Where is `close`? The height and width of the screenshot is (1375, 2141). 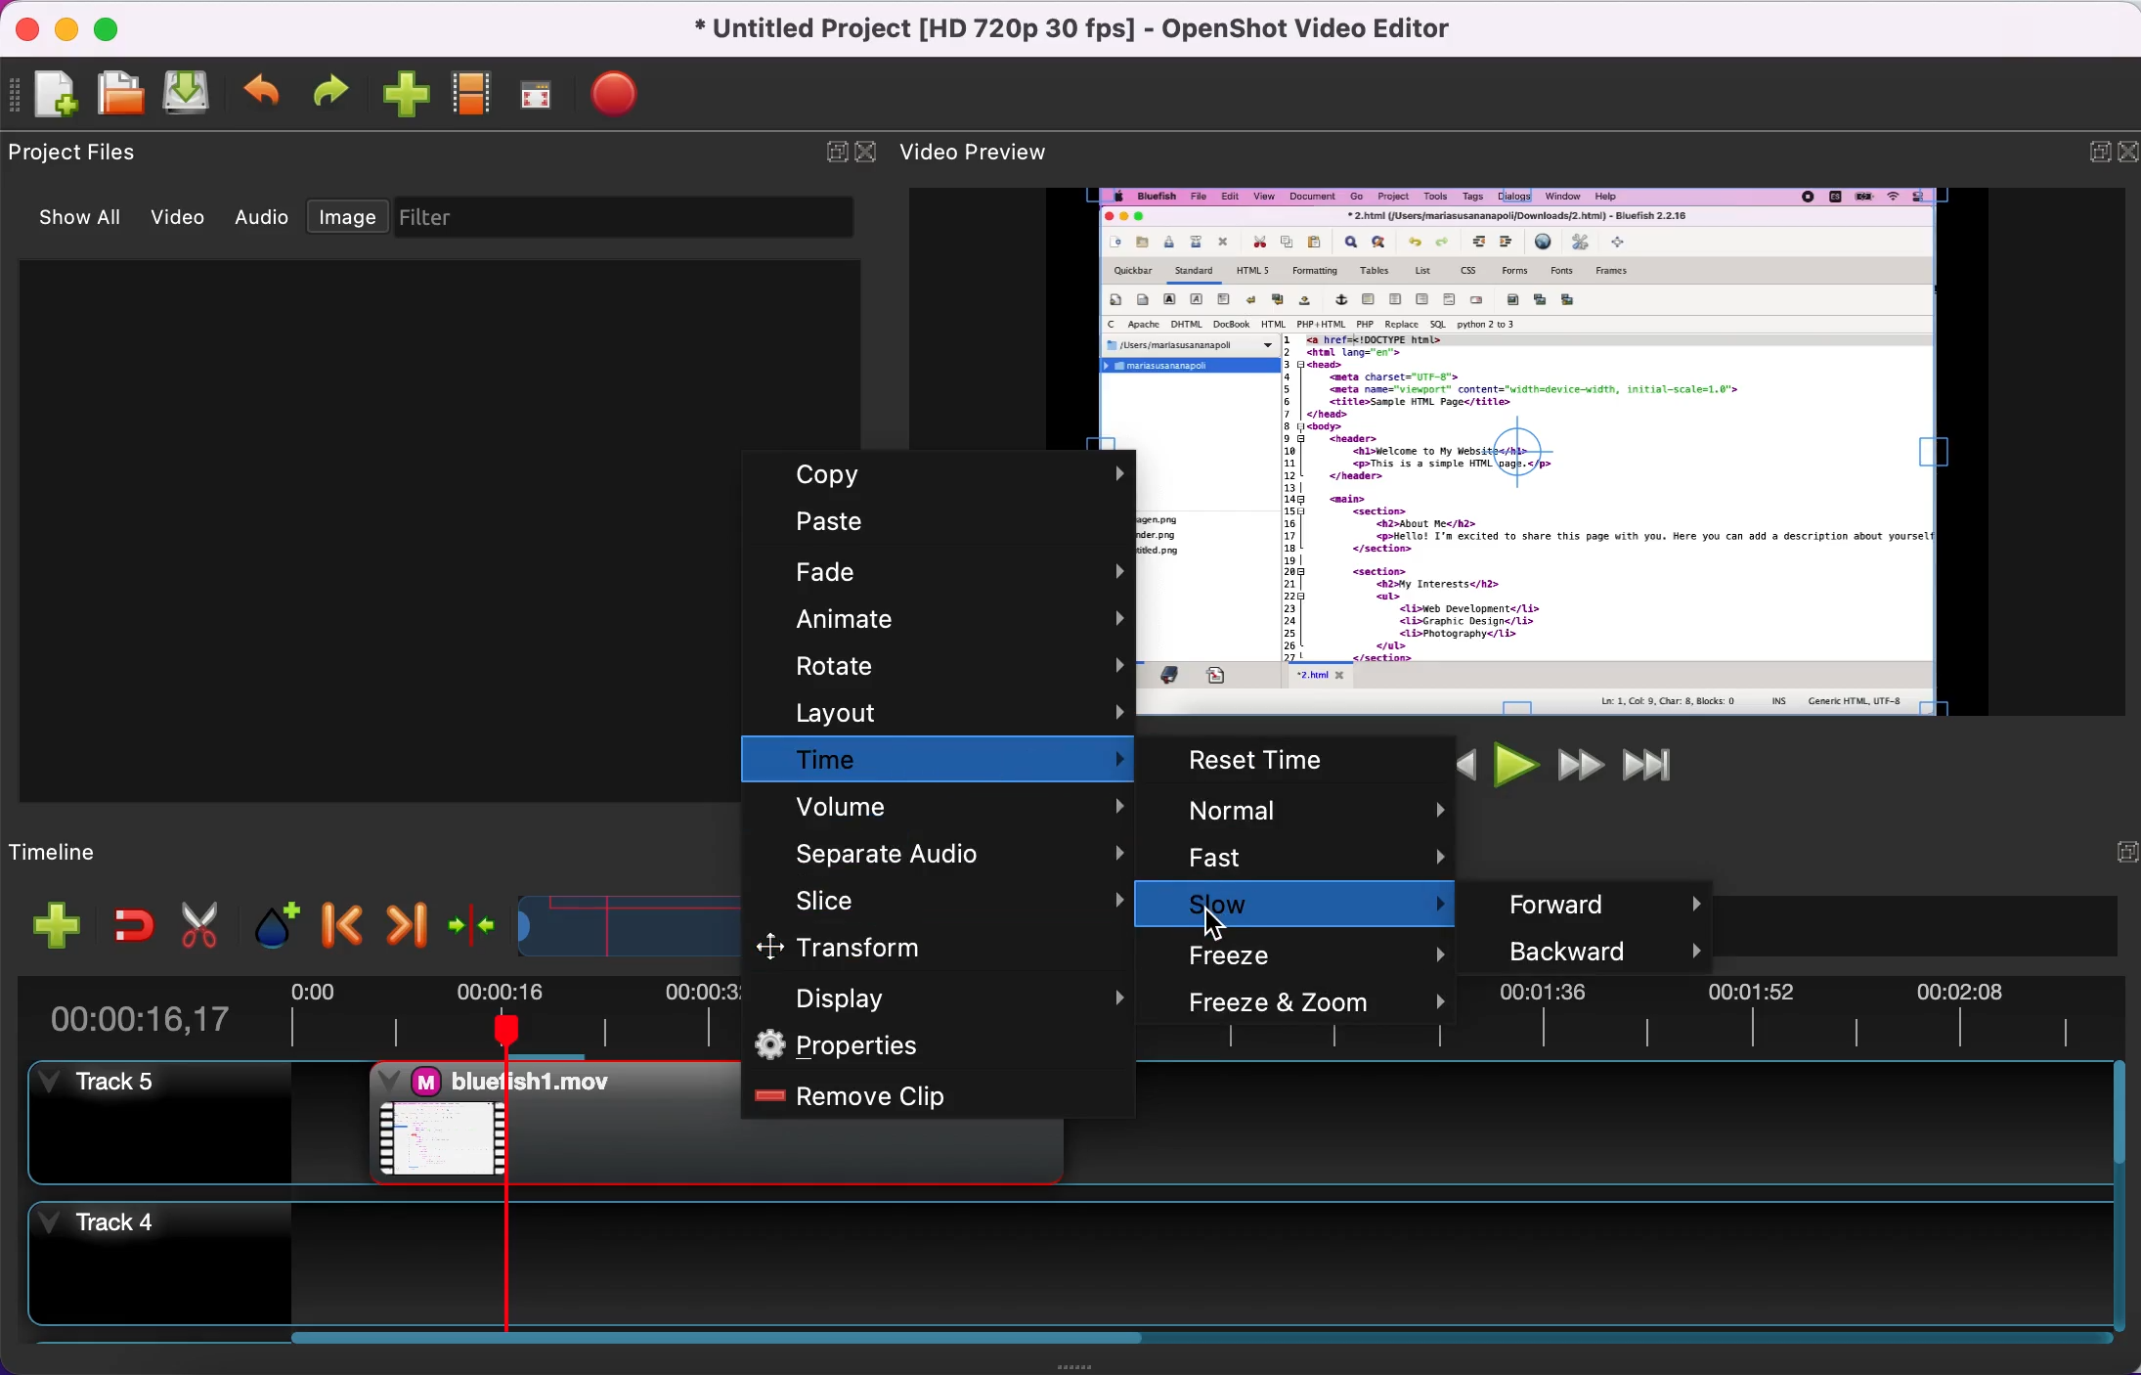 close is located at coordinates (32, 32).